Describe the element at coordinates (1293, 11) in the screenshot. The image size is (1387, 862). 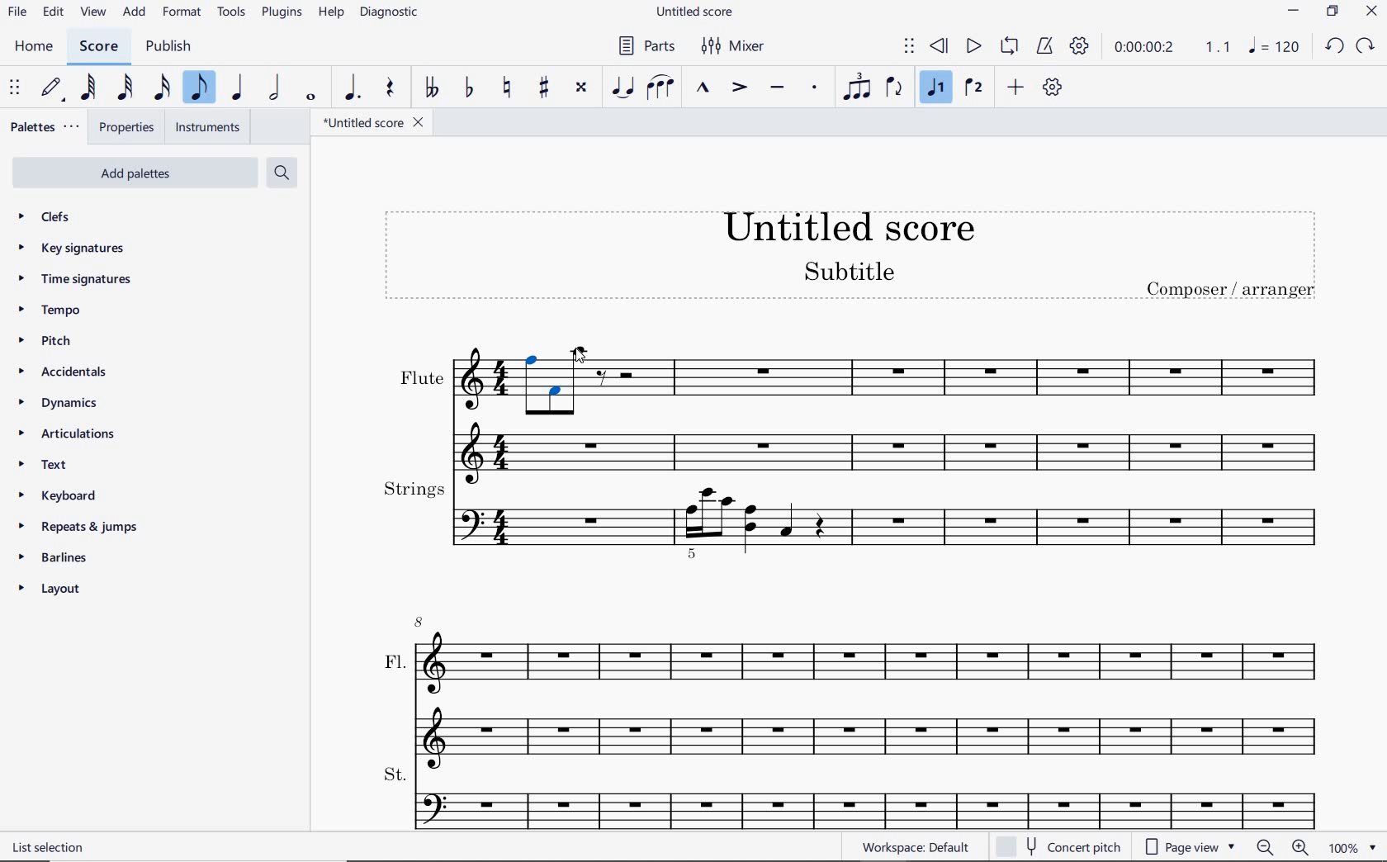
I see `minimize` at that location.